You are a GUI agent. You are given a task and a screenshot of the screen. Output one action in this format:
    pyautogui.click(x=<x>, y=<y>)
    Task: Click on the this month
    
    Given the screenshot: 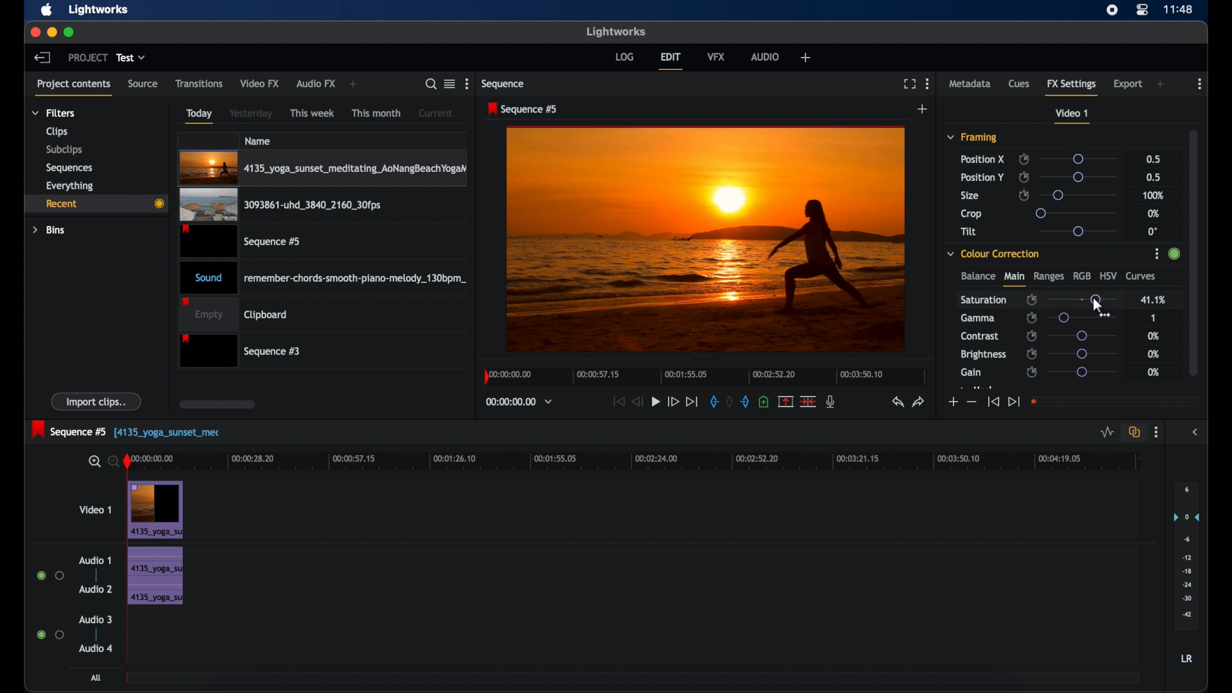 What is the action you would take?
    pyautogui.click(x=376, y=113)
    